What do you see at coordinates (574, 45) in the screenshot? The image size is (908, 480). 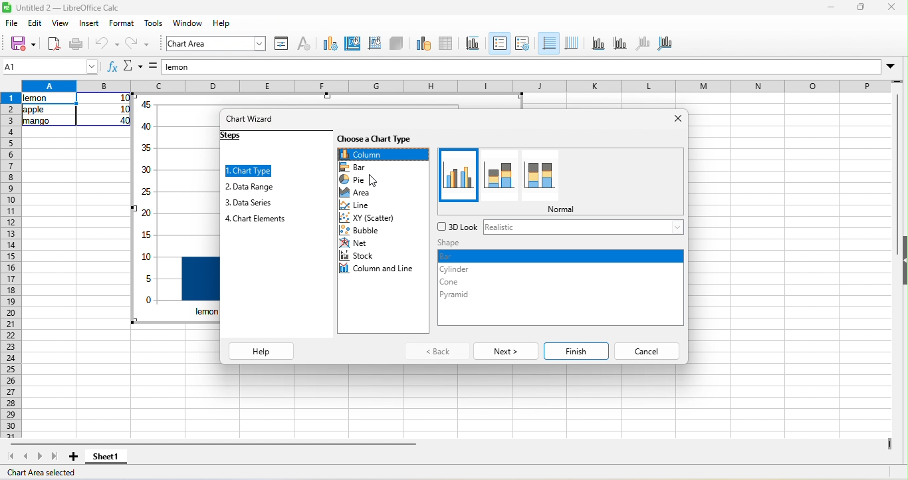 I see `vertical grid` at bounding box center [574, 45].